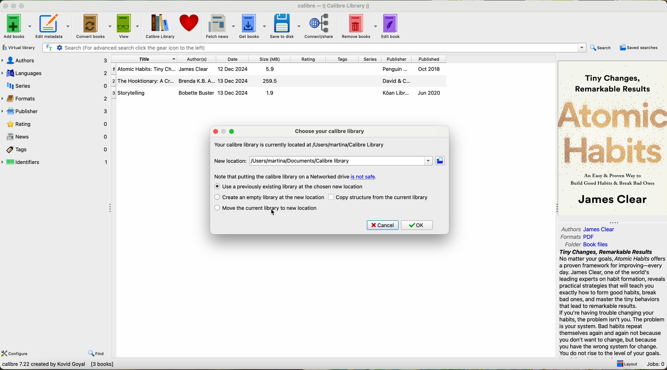 This screenshot has height=370, width=667. Describe the element at coordinates (20, 354) in the screenshot. I see `configure` at that location.